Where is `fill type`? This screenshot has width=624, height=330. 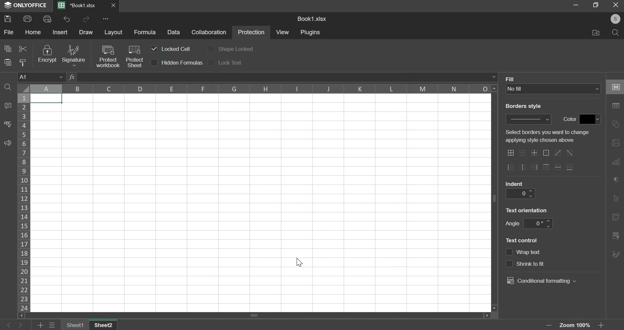
fill type is located at coordinates (553, 89).